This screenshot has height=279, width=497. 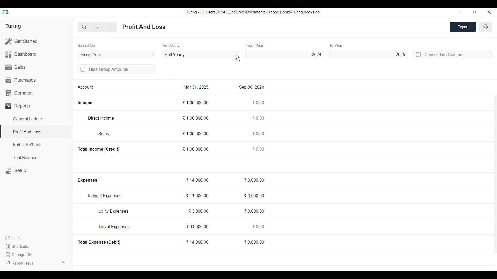 What do you see at coordinates (474, 12) in the screenshot?
I see `Change dimension` at bounding box center [474, 12].